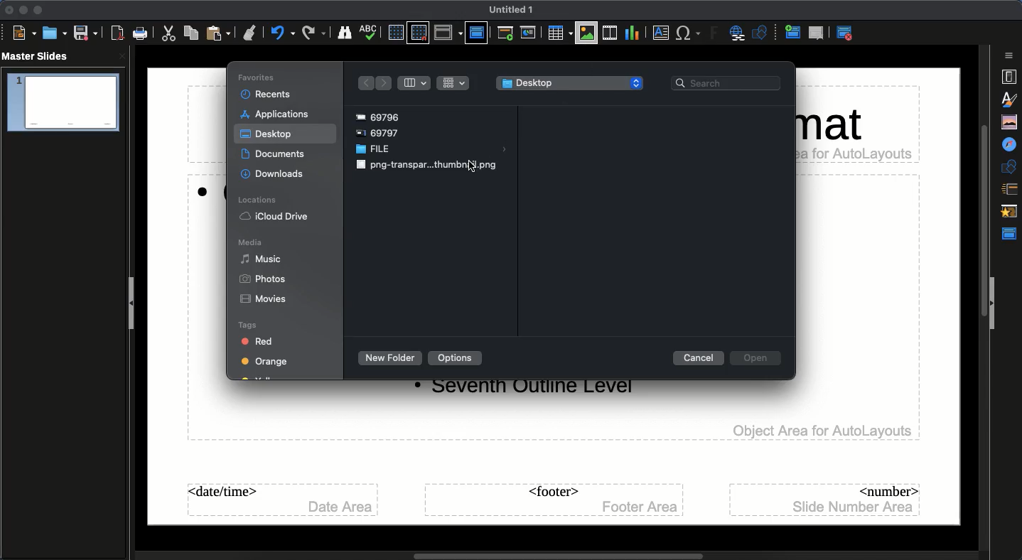 This screenshot has height=560, width=1022. What do you see at coordinates (369, 31) in the screenshot?
I see `Spellcheck` at bounding box center [369, 31].